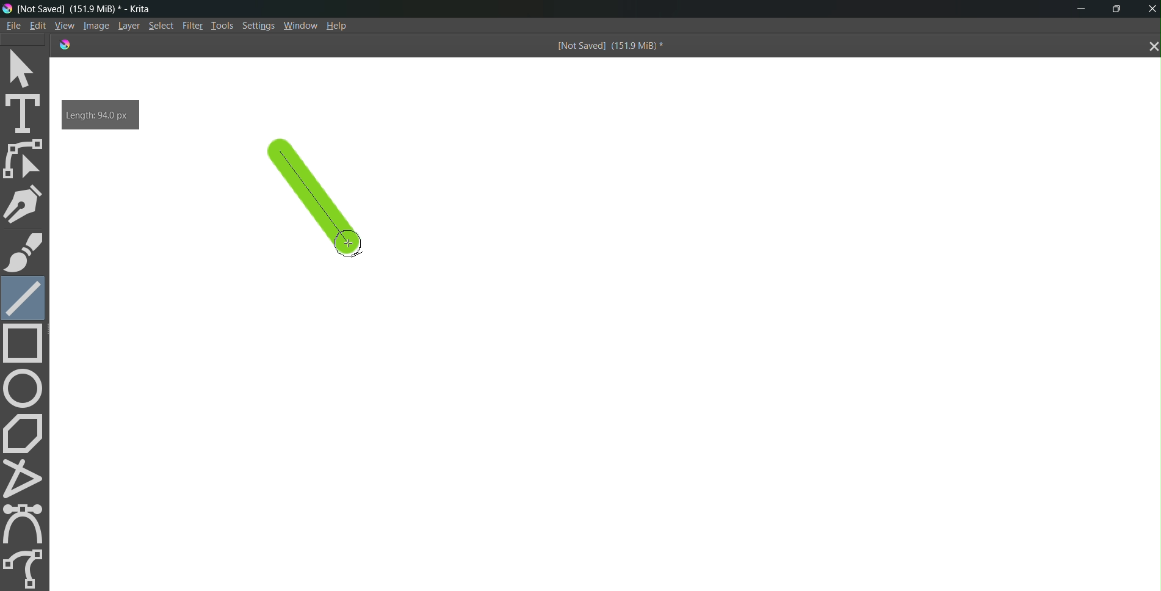 This screenshot has height=591, width=1161. What do you see at coordinates (1150, 47) in the screenshot?
I see `close tab` at bounding box center [1150, 47].